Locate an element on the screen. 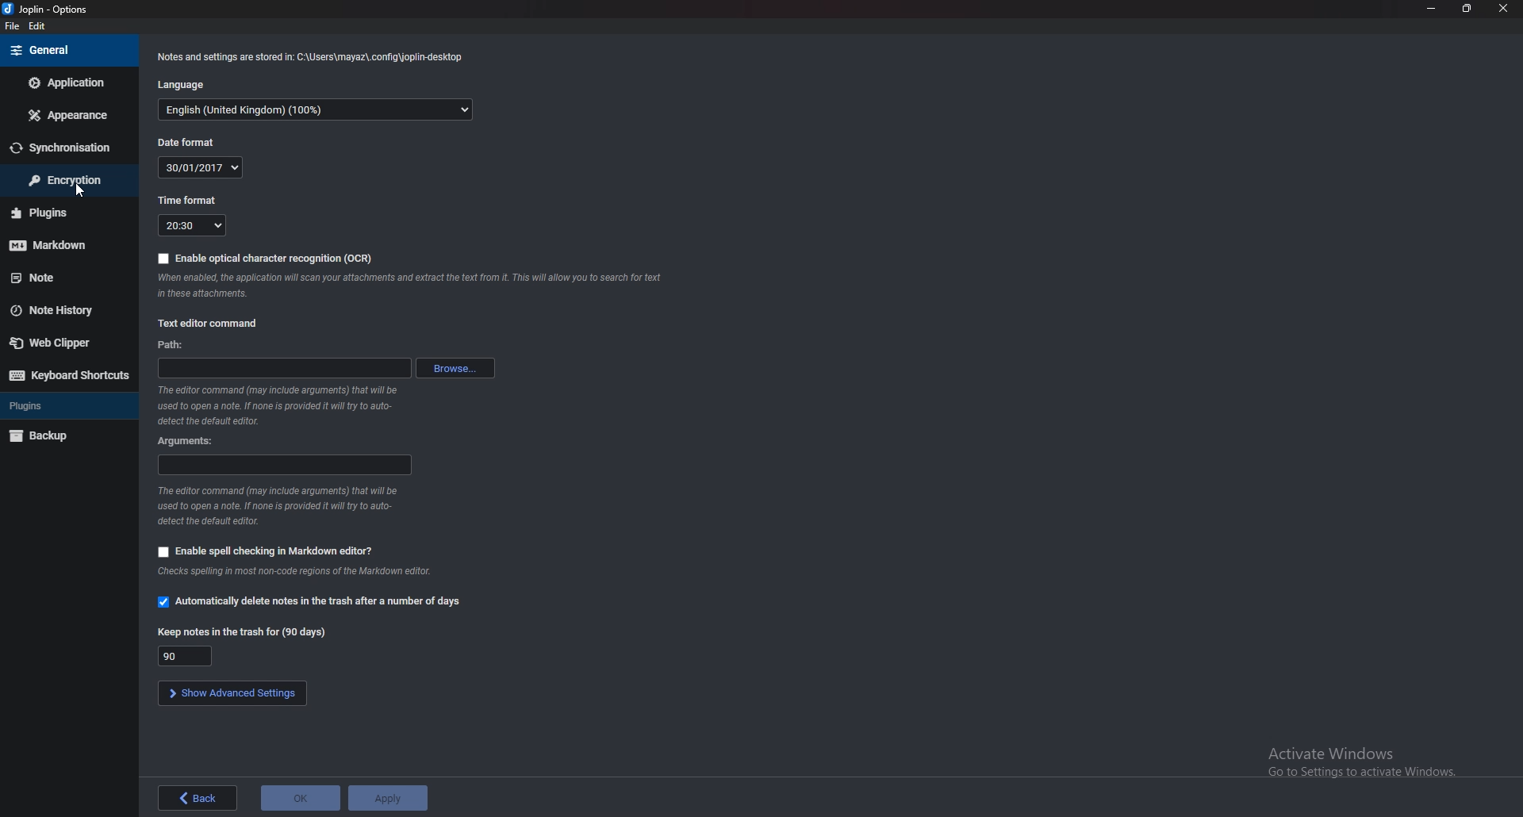 The image size is (1523, 817). info is located at coordinates (409, 285).